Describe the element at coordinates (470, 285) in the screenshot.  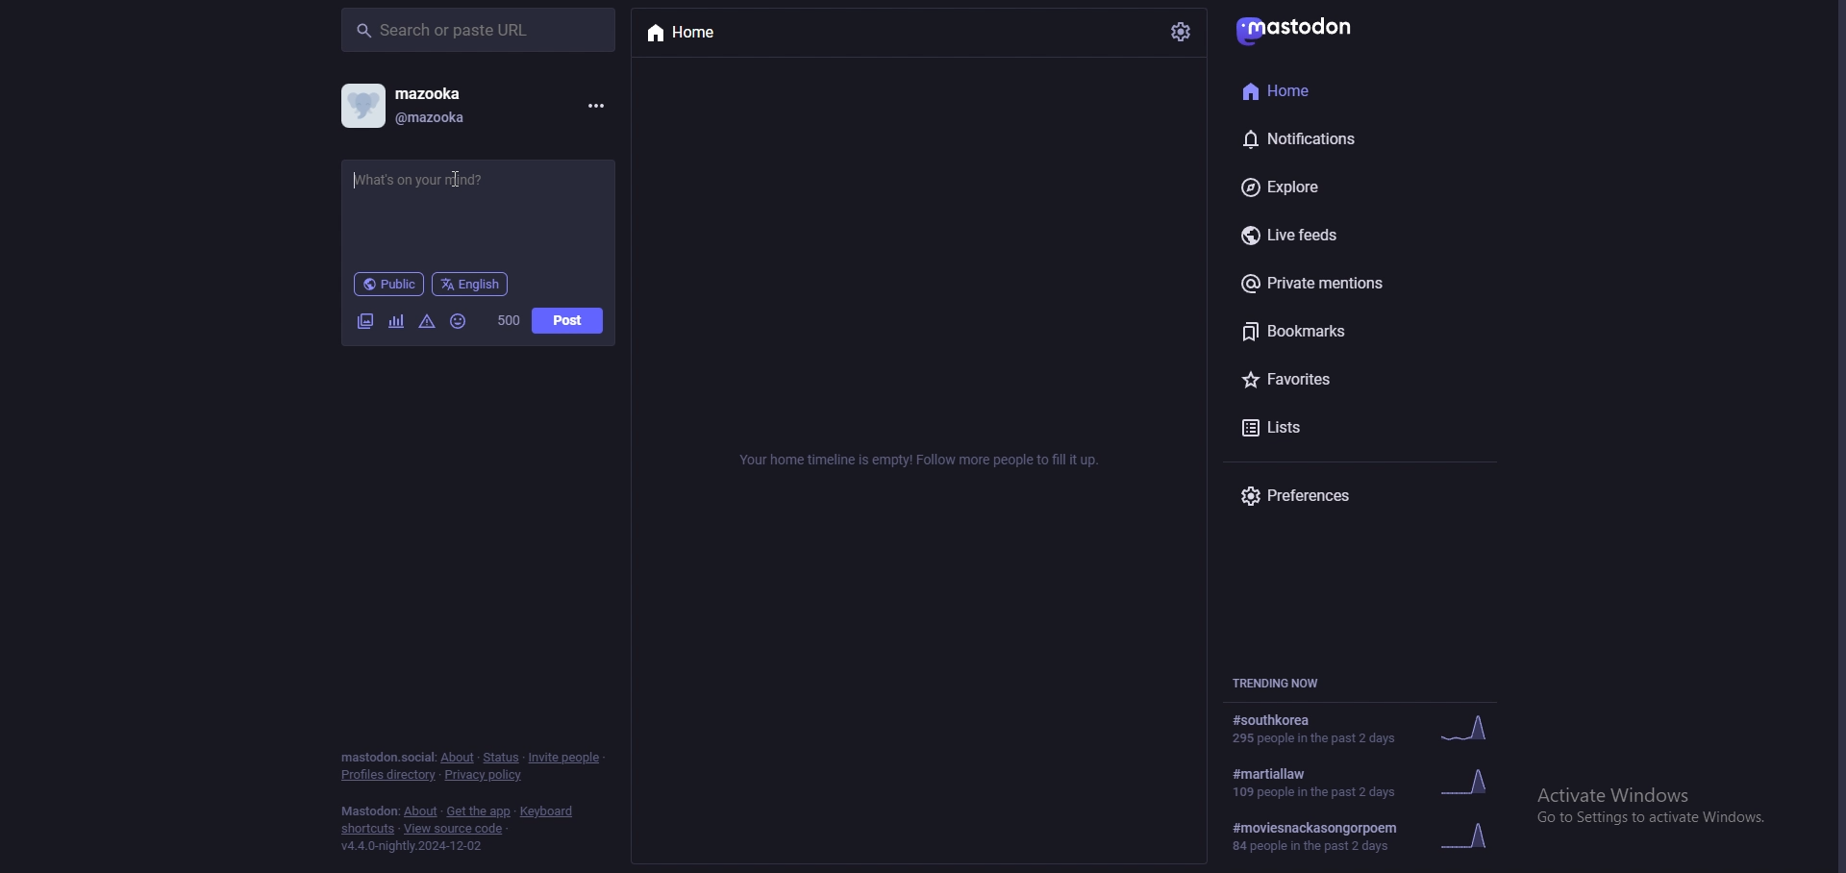
I see `language` at that location.